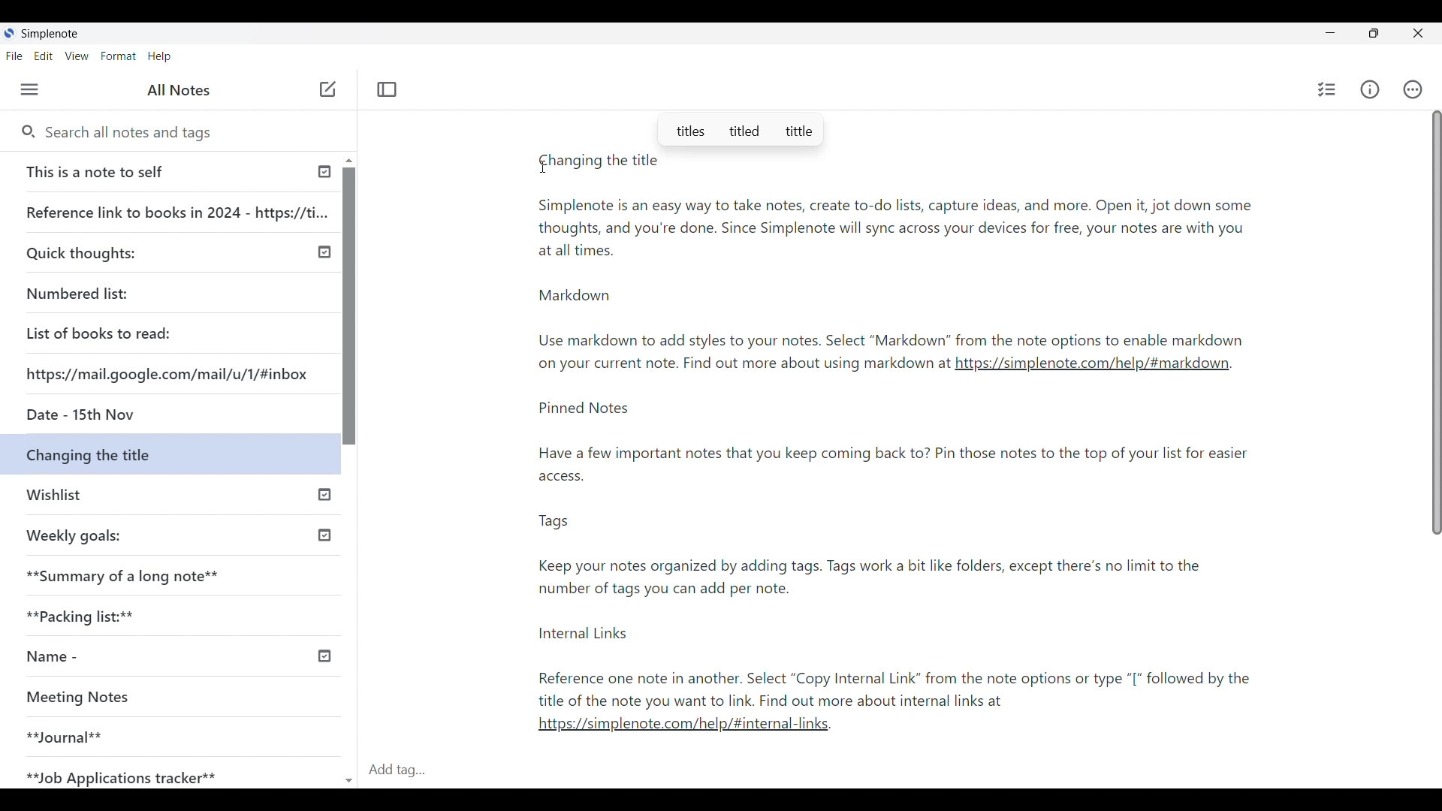  I want to click on Actions, so click(1413, 89).